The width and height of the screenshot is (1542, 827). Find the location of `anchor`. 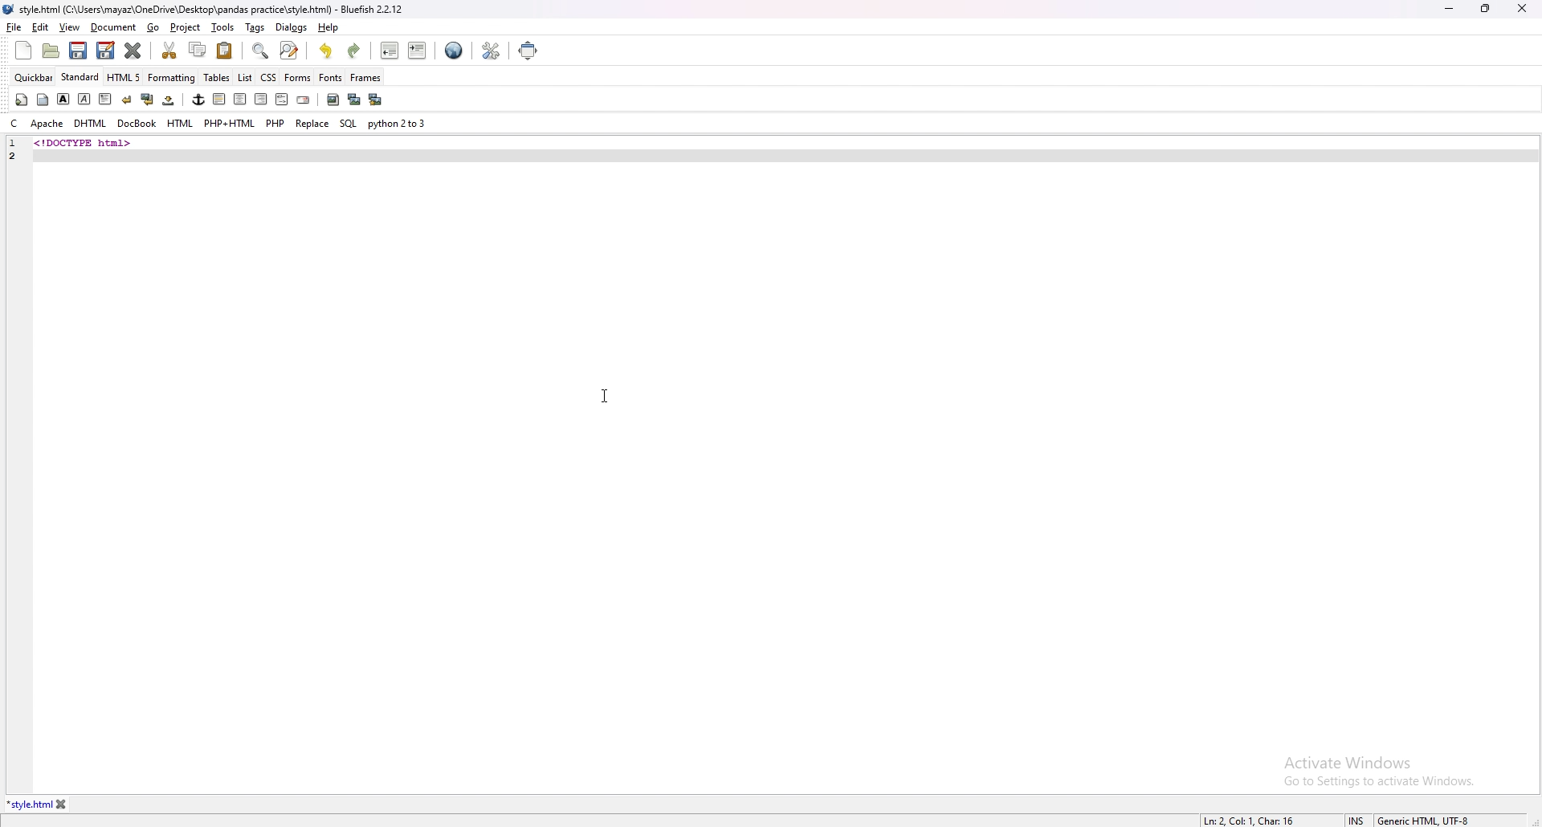

anchor is located at coordinates (198, 100).